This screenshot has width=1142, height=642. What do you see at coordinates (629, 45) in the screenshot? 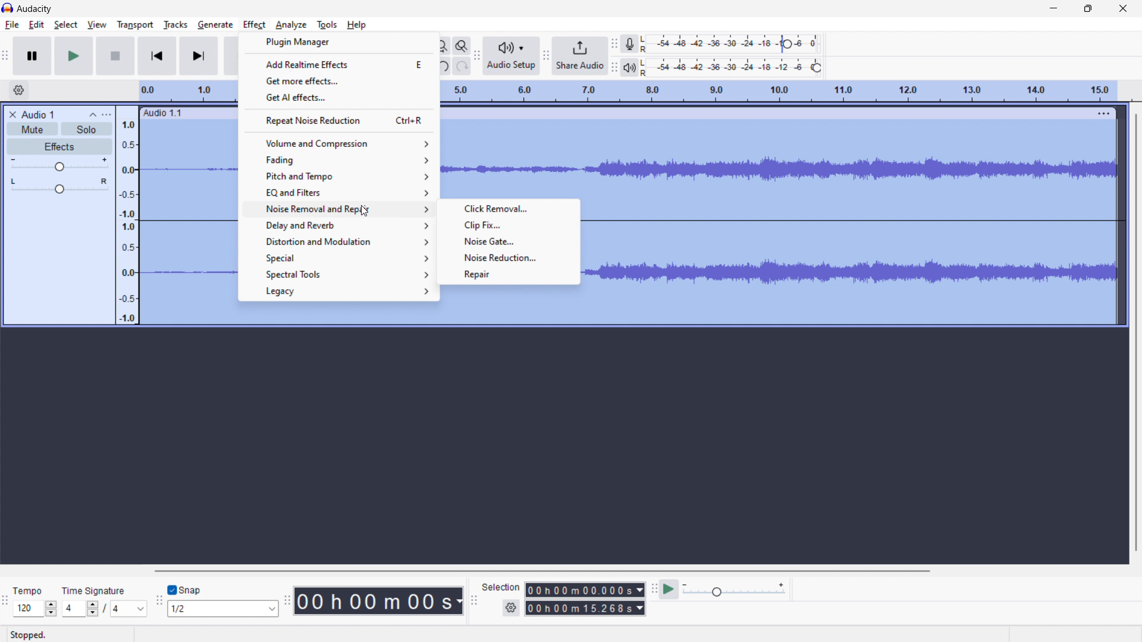
I see `recording meter` at bounding box center [629, 45].